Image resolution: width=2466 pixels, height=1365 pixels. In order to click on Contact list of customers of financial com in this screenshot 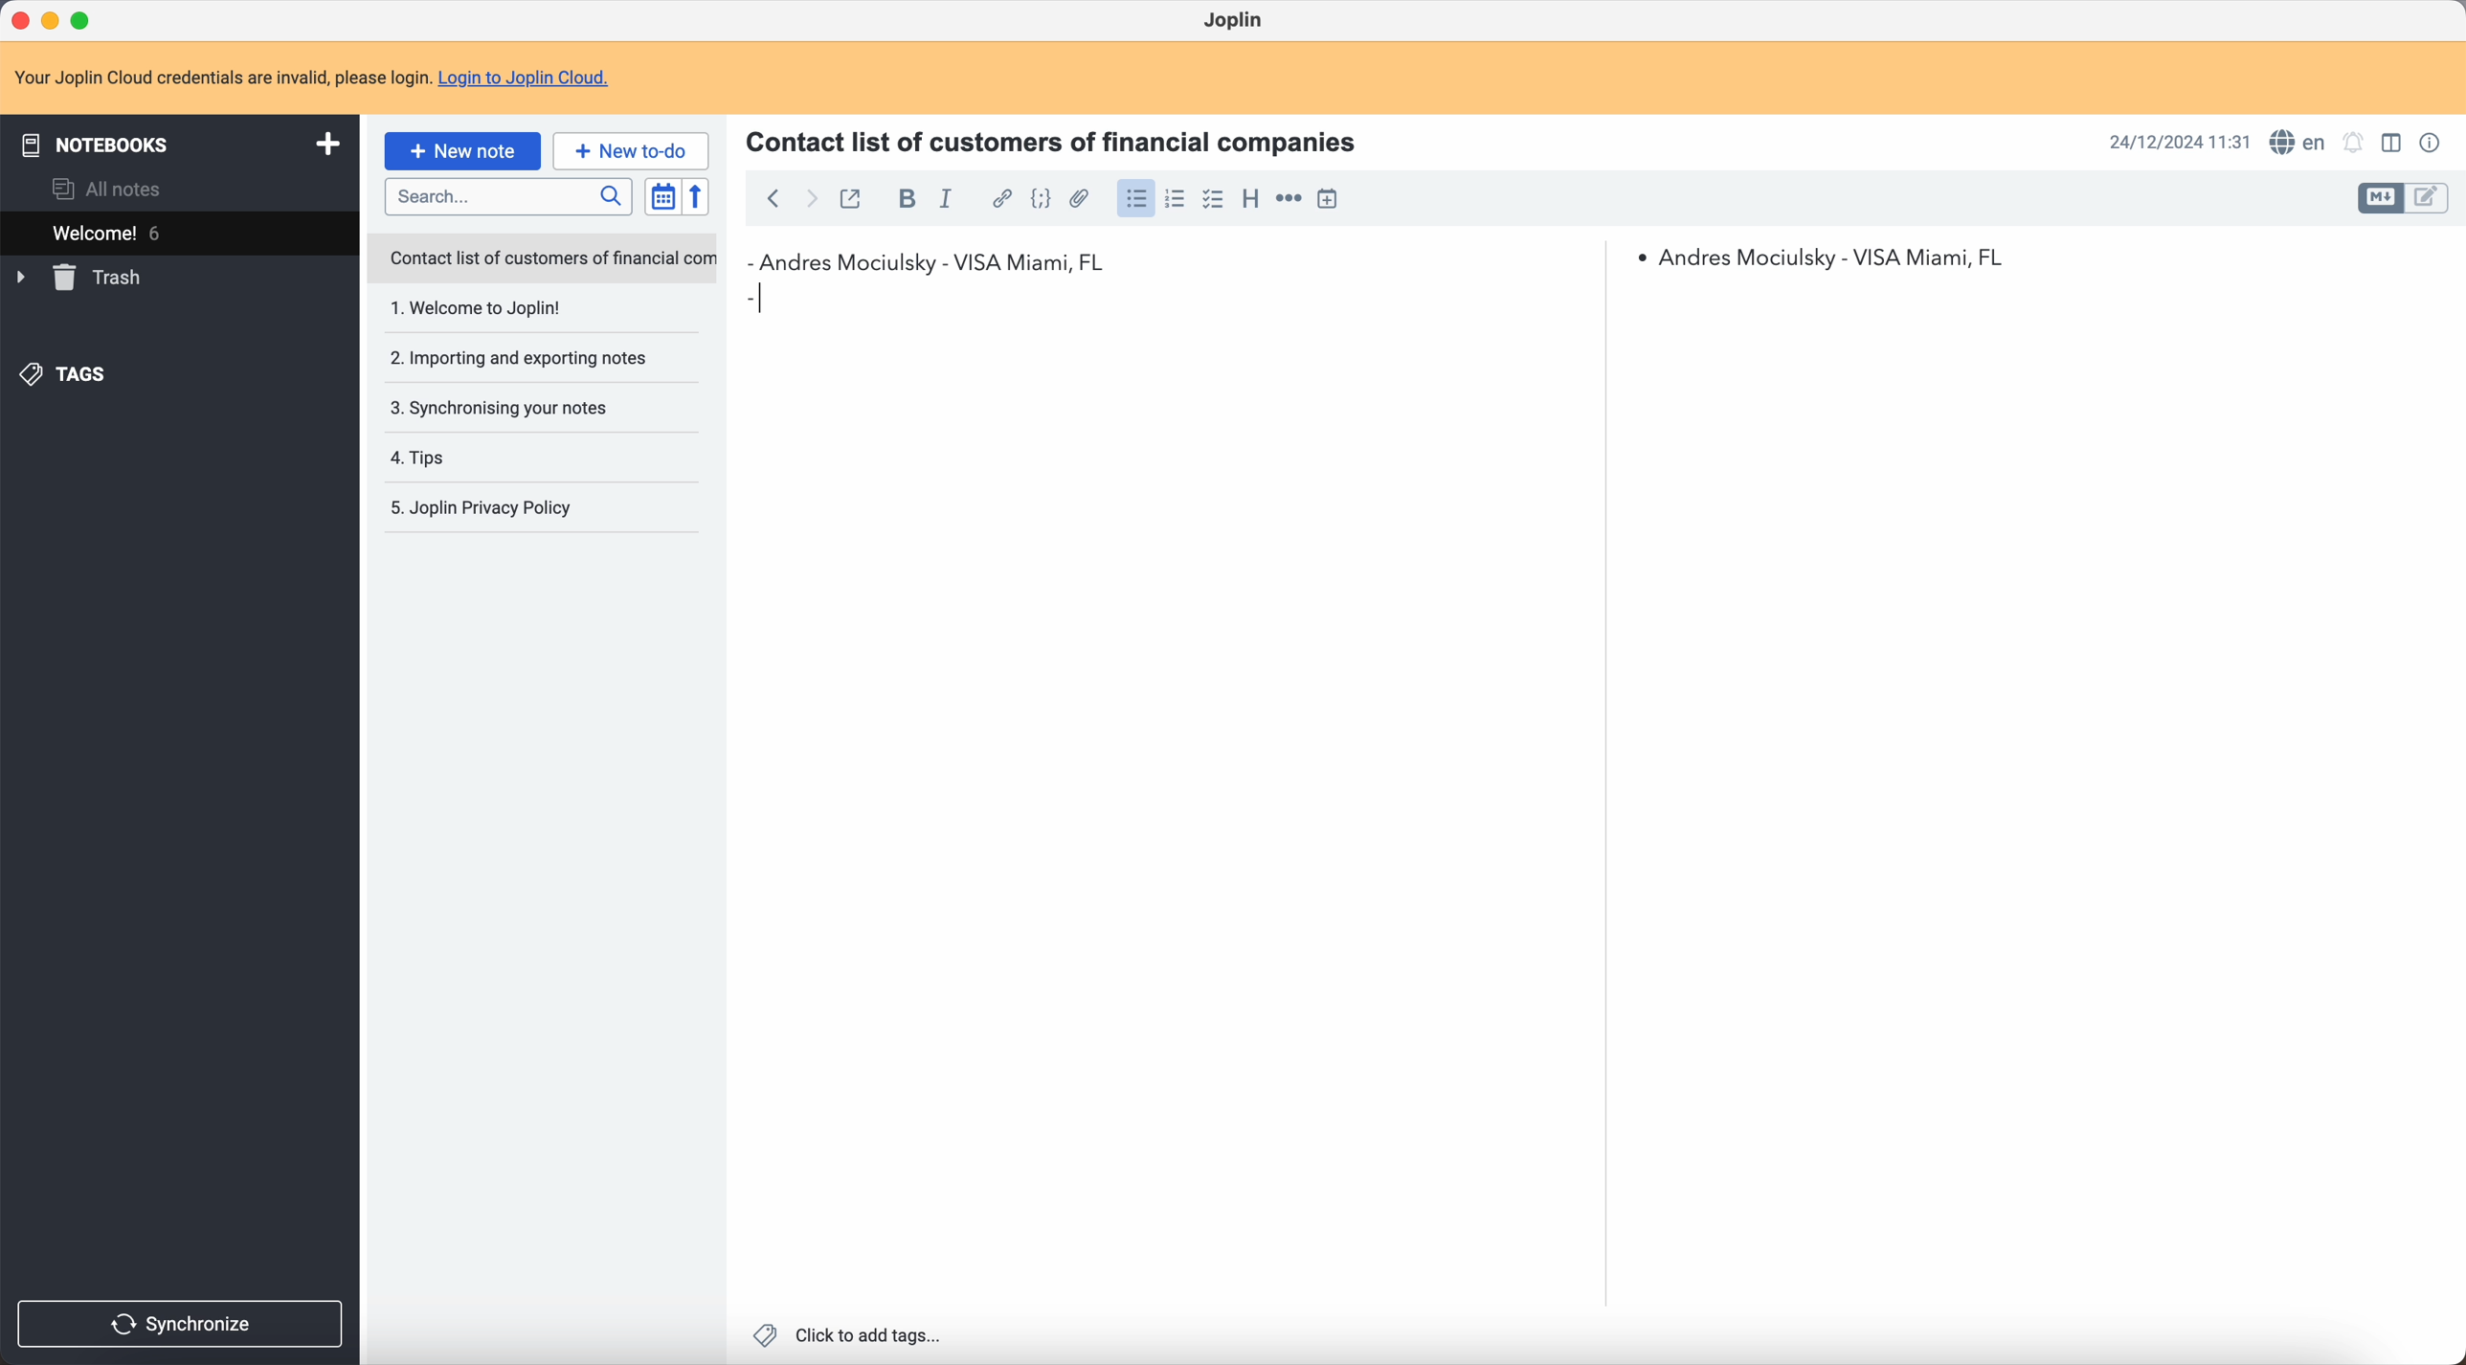, I will do `click(550, 259)`.